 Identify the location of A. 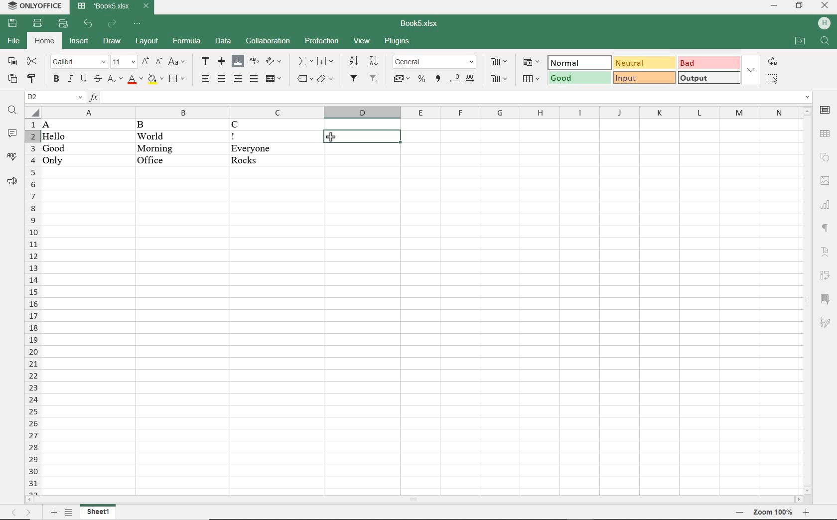
(56, 125).